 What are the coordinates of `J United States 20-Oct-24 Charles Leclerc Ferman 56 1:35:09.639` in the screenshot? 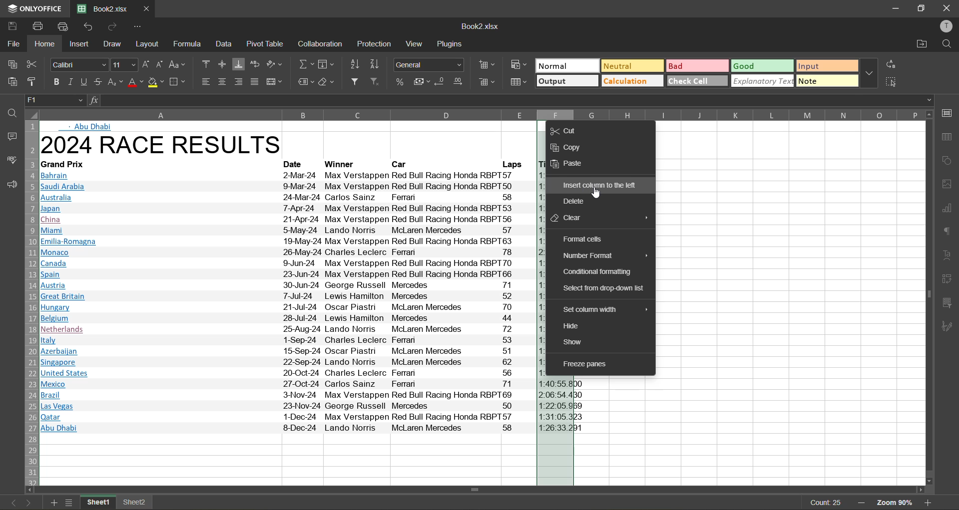 It's located at (287, 373).